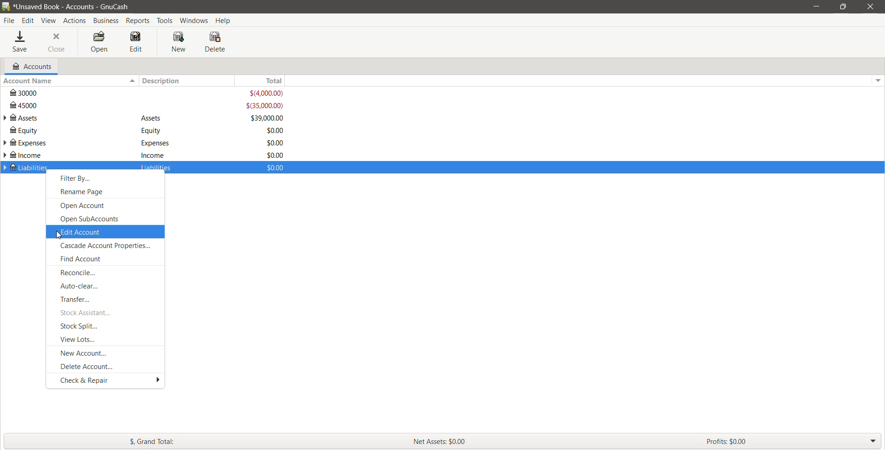 The width and height of the screenshot is (885, 450). Describe the element at coordinates (139, 21) in the screenshot. I see `Reports` at that location.